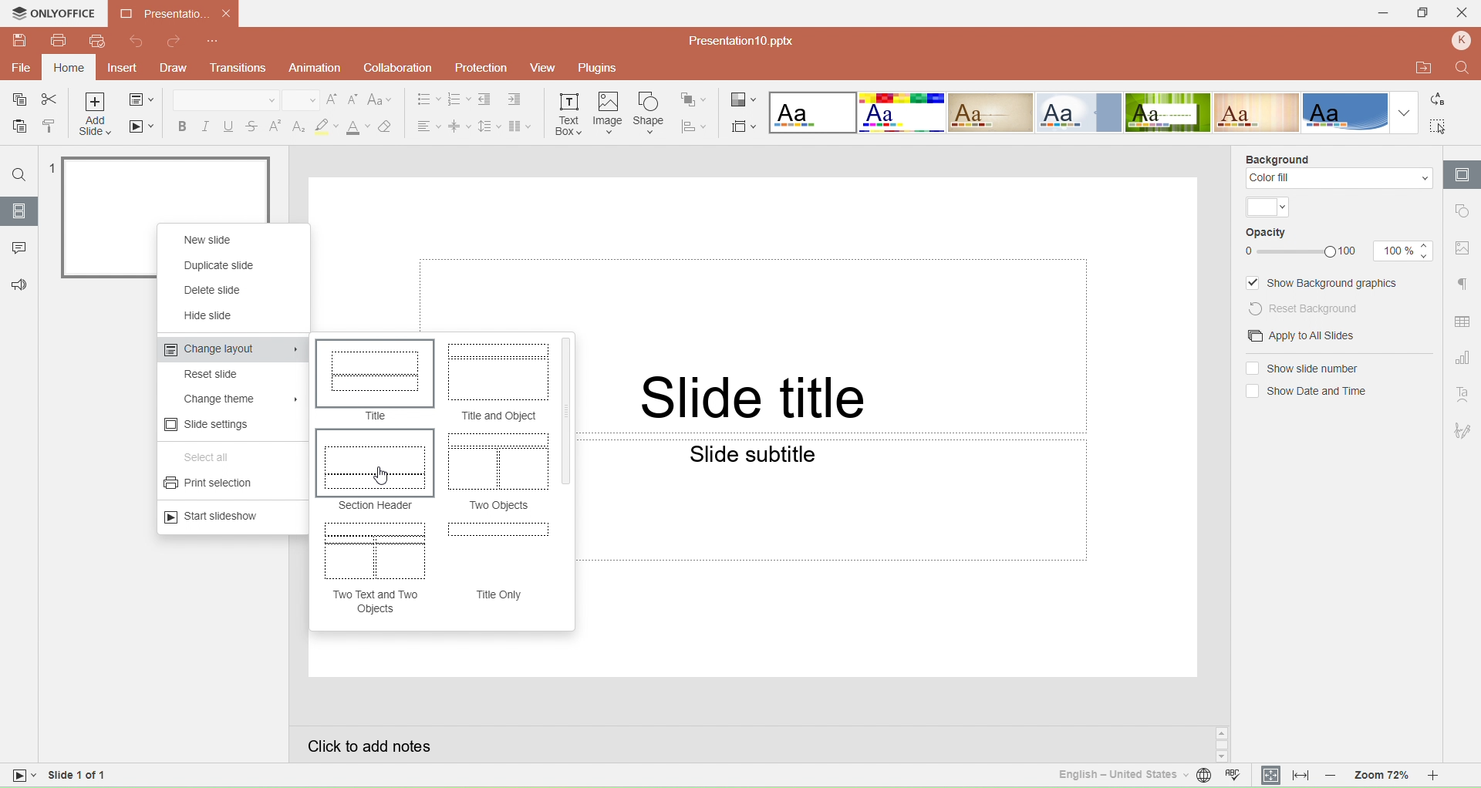  Describe the element at coordinates (744, 98) in the screenshot. I see `Change color theme` at that location.